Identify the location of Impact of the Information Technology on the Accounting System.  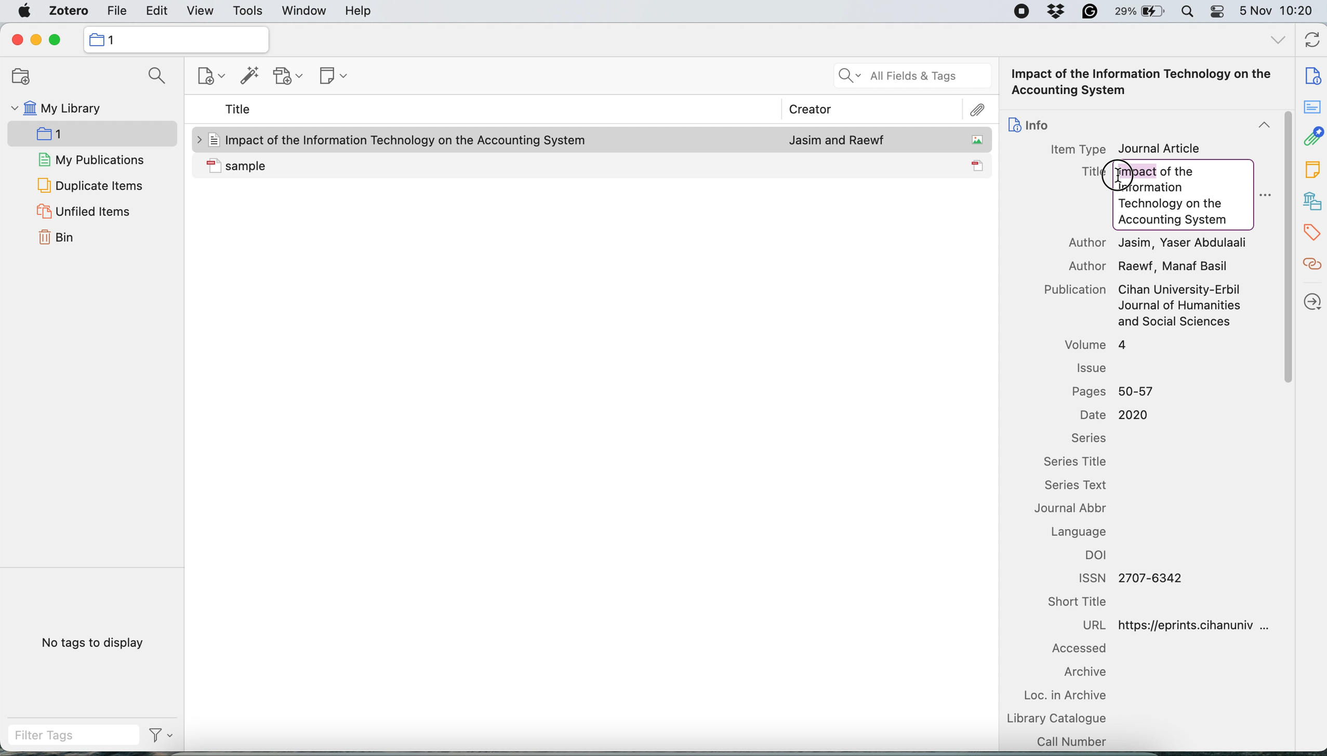
(408, 140).